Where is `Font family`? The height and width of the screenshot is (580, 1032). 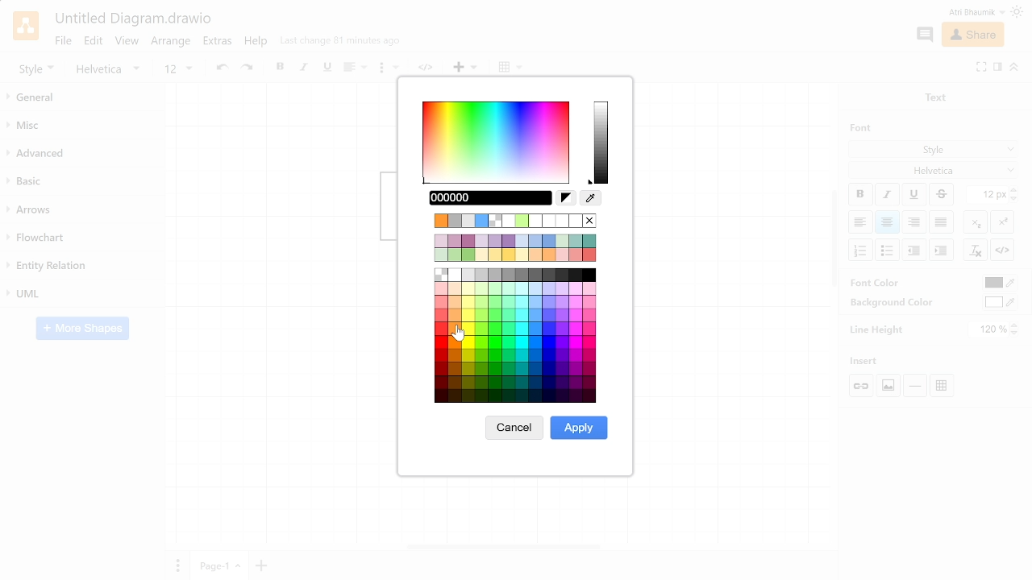 Font family is located at coordinates (934, 169).